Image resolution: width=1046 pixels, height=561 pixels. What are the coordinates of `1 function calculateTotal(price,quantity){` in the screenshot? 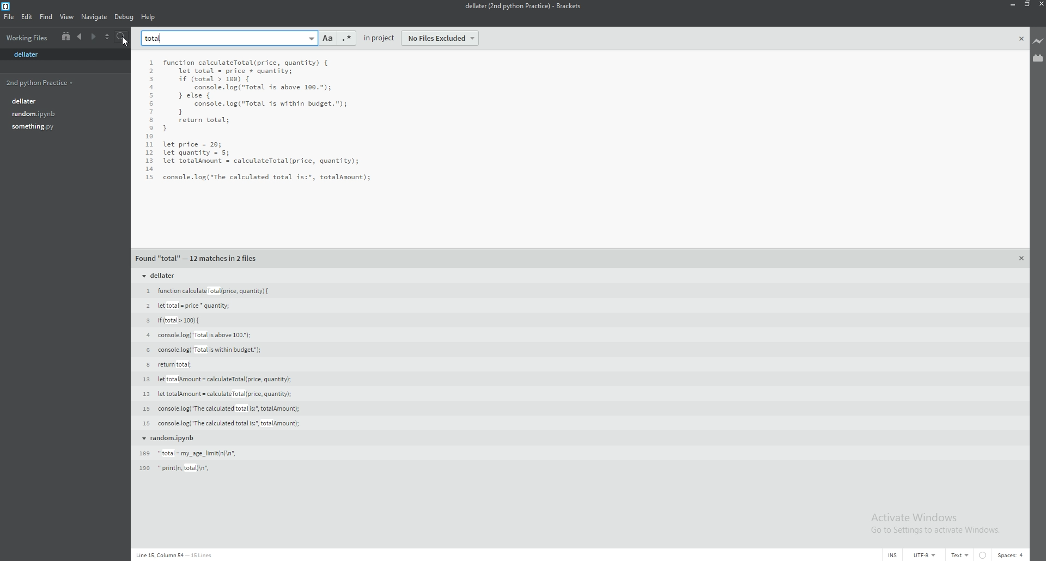 It's located at (210, 291).